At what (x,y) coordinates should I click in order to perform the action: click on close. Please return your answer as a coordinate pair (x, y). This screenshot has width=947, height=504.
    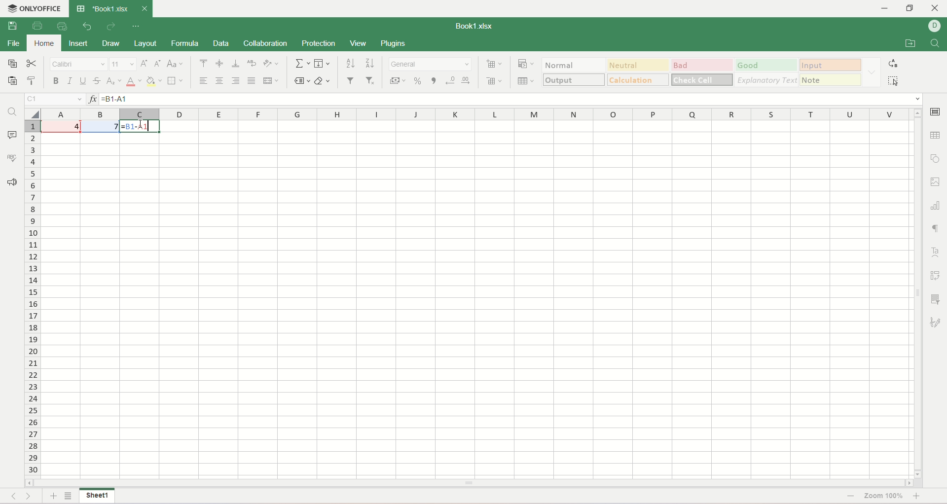
    Looking at the image, I should click on (936, 9).